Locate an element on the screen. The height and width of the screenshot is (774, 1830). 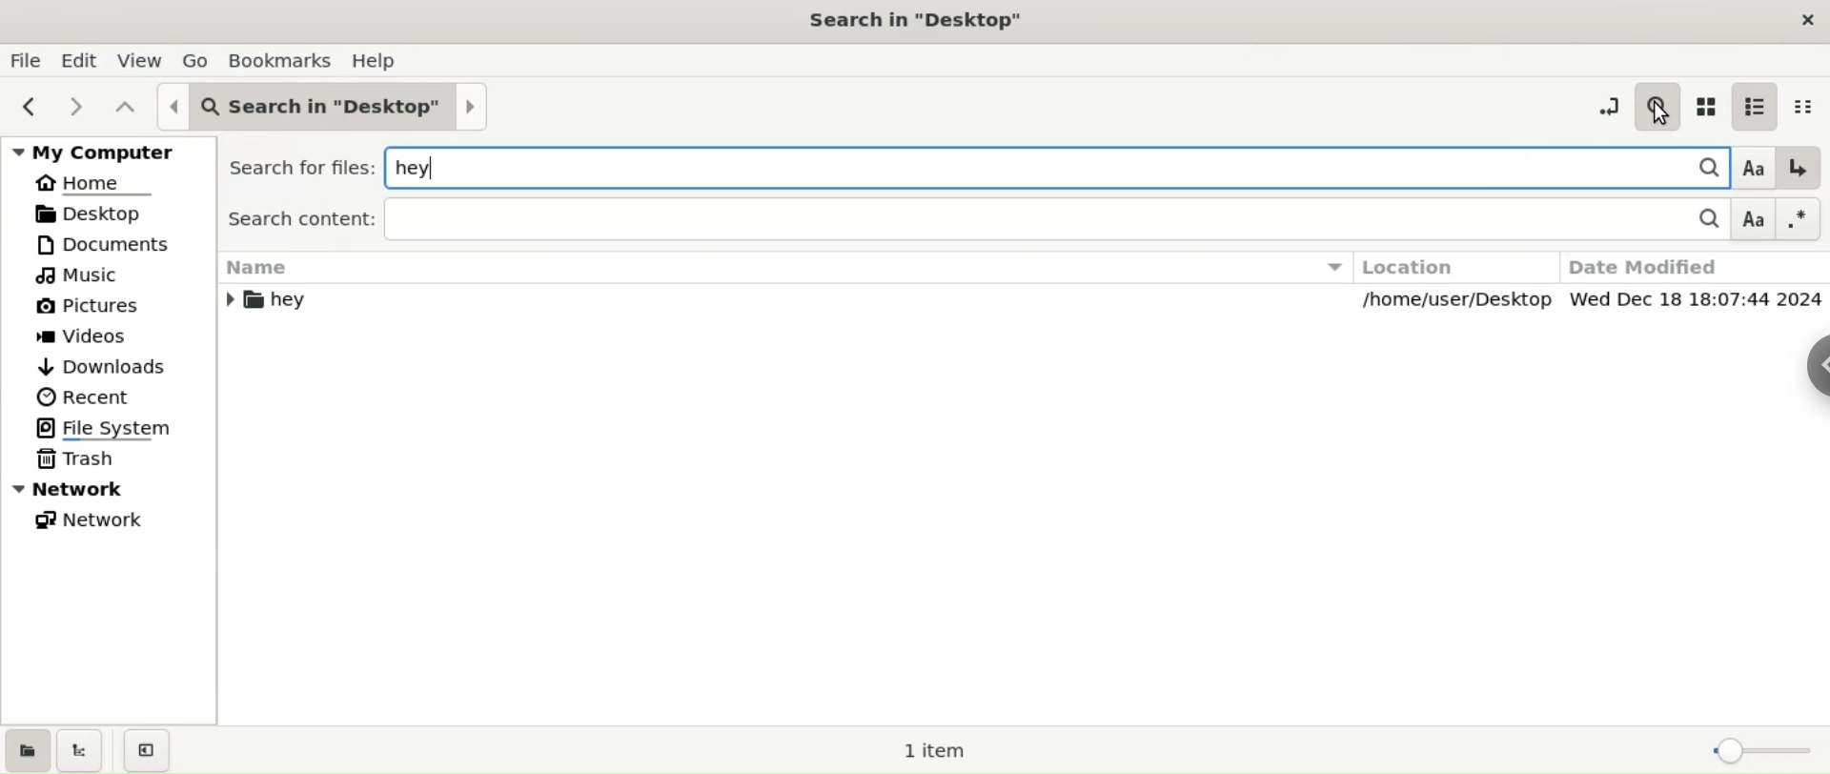
seaarch for files is located at coordinates (861, 164).